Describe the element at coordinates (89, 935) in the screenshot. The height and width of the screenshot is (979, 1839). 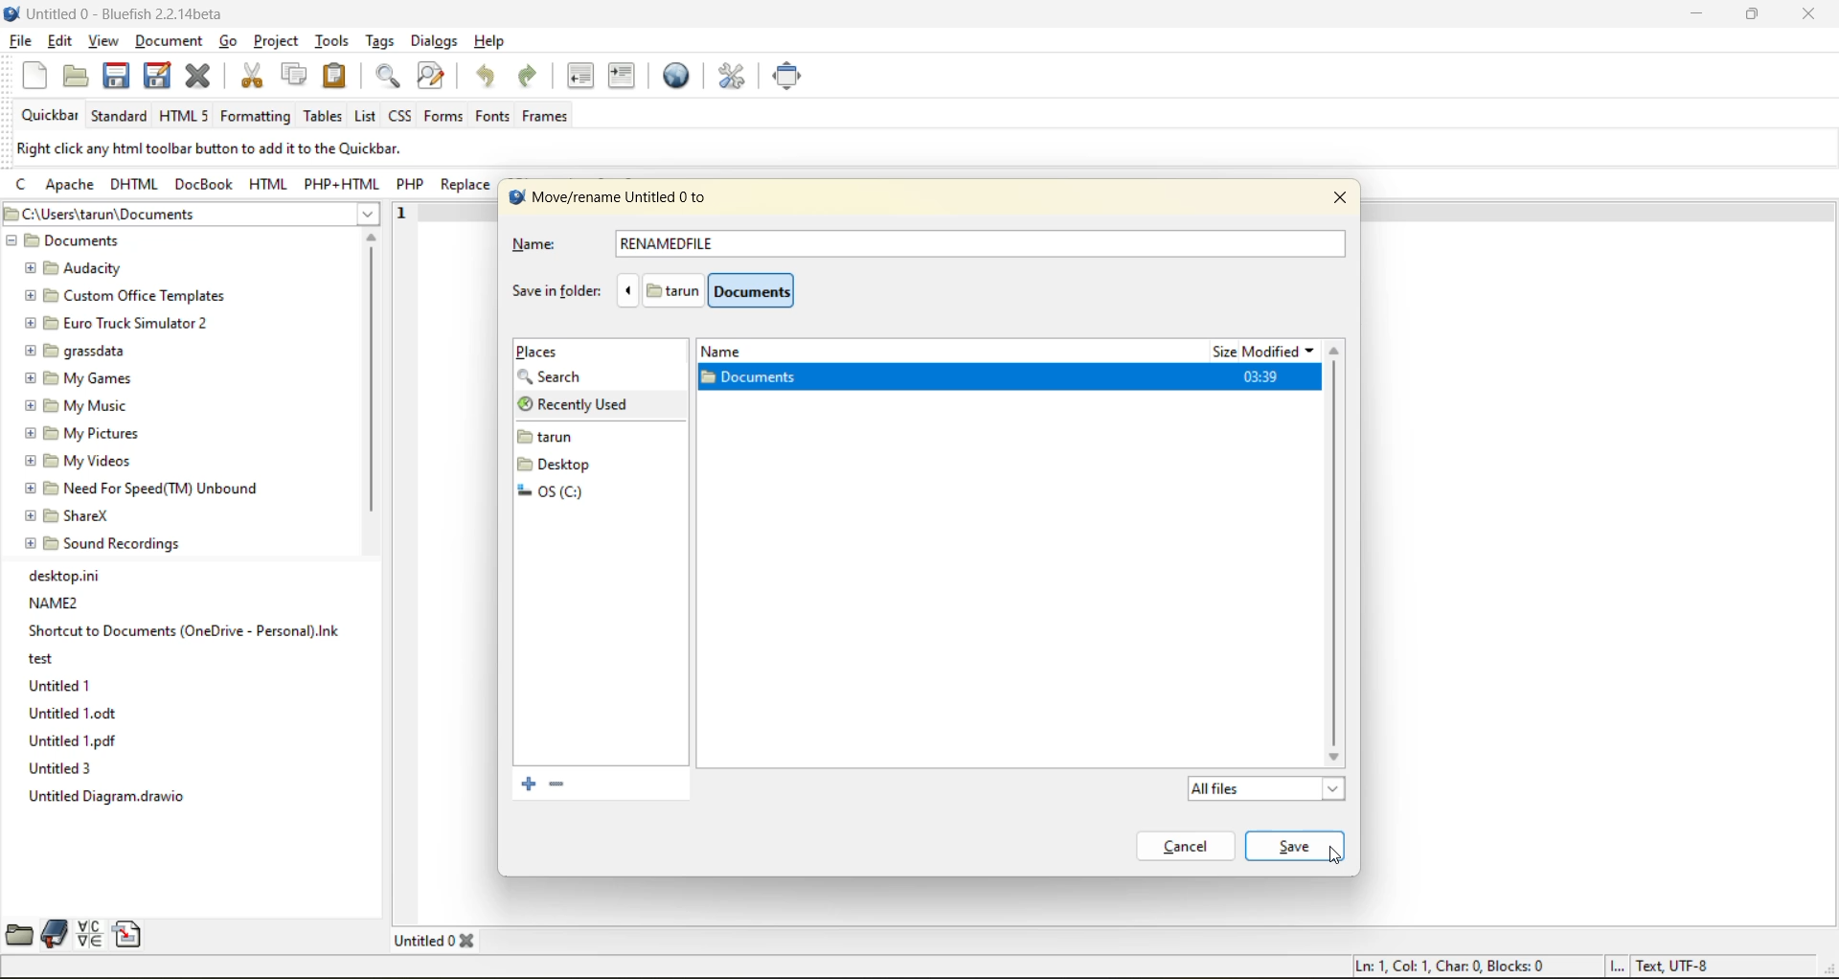
I see `charmap` at that location.